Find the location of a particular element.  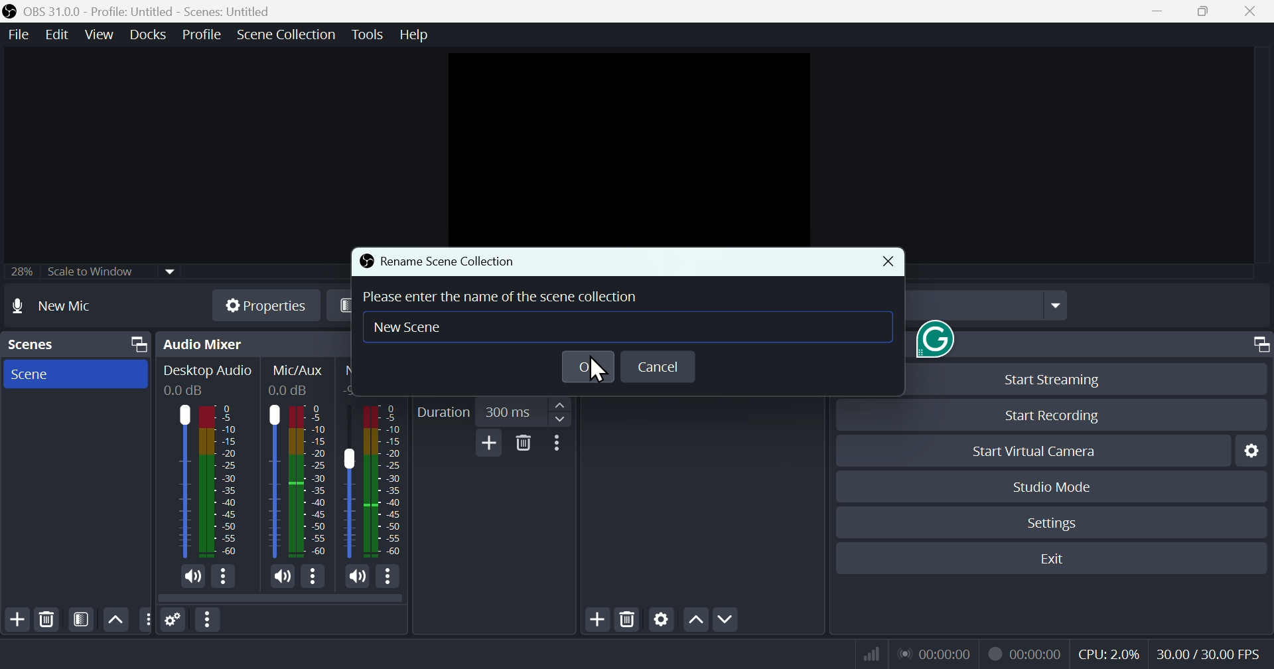

Duration 300 millisecond  is located at coordinates (492, 409).